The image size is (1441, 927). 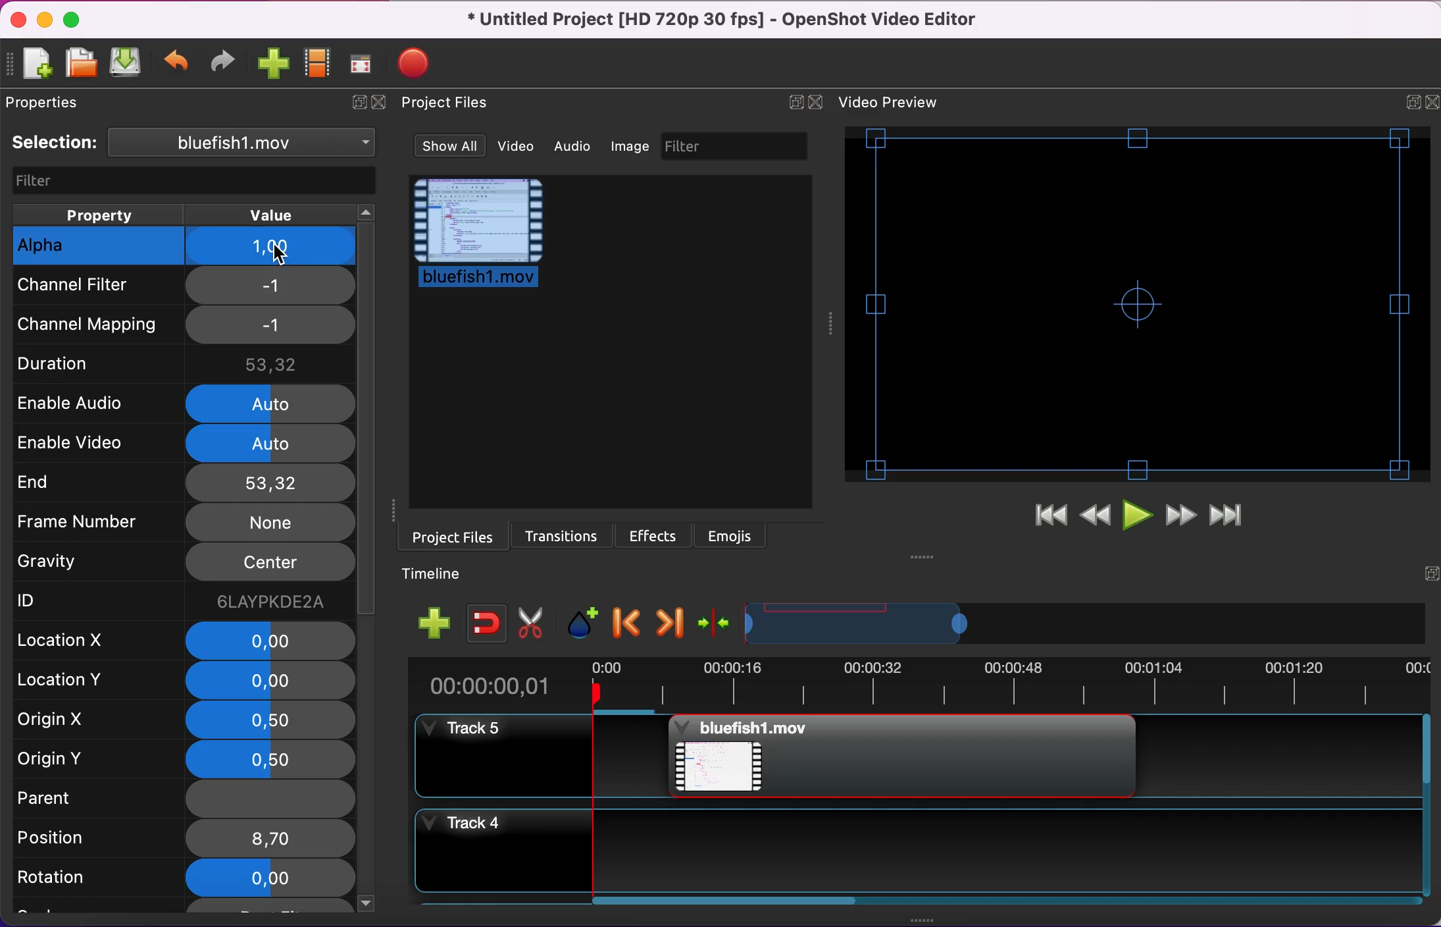 I want to click on location y, so click(x=80, y=683).